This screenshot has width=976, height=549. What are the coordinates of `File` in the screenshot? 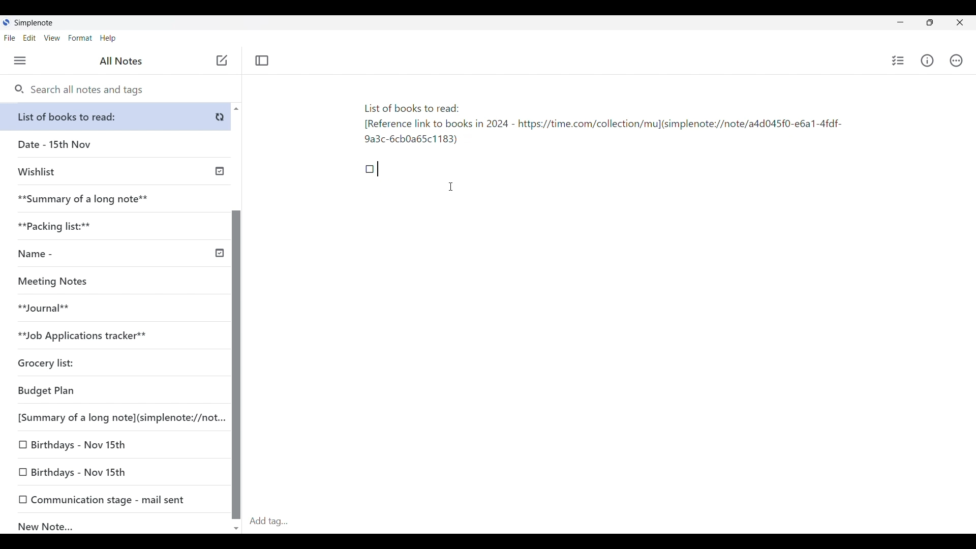 It's located at (10, 38).